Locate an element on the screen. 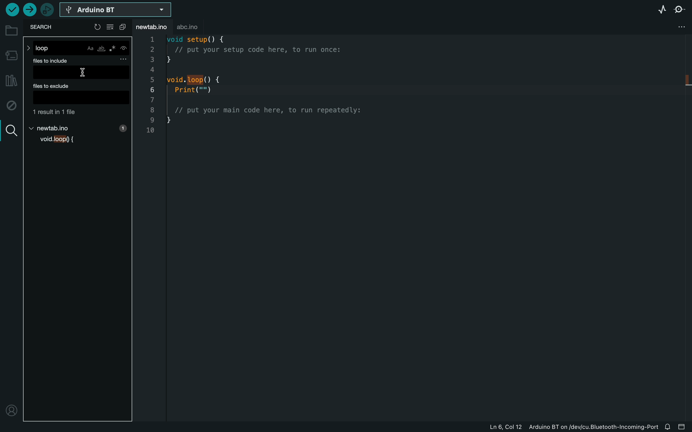  file information is located at coordinates (546, 426).